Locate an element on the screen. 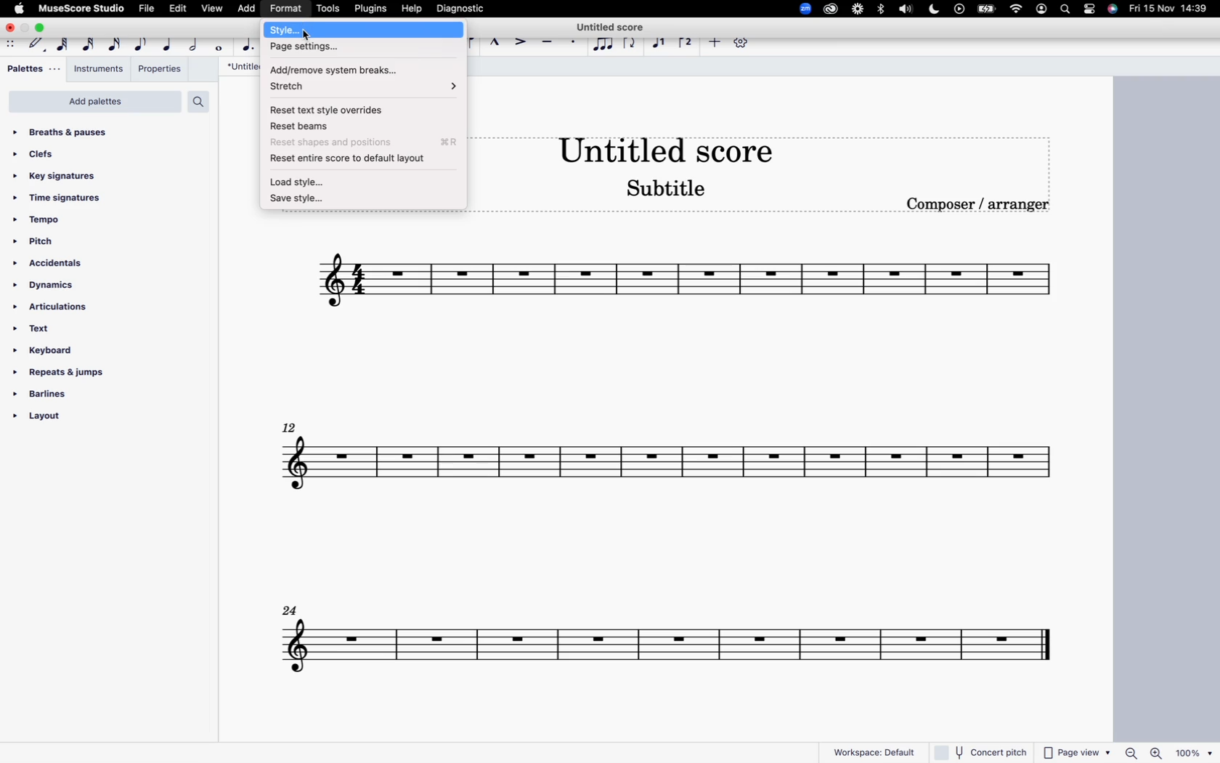 The width and height of the screenshot is (1220, 763). reset shapes and position is located at coordinates (365, 141).